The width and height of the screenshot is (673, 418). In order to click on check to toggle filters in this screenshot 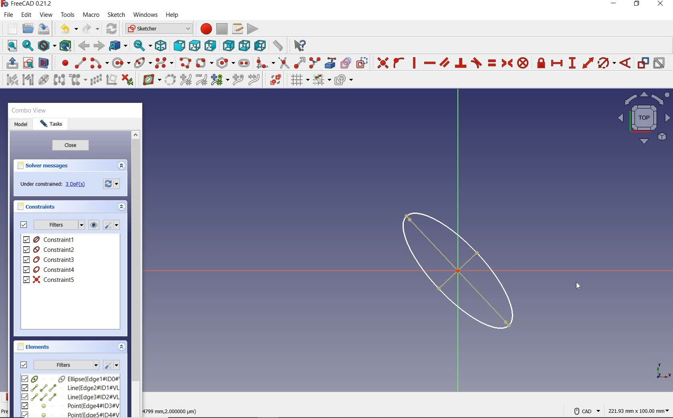, I will do `click(24, 364)`.